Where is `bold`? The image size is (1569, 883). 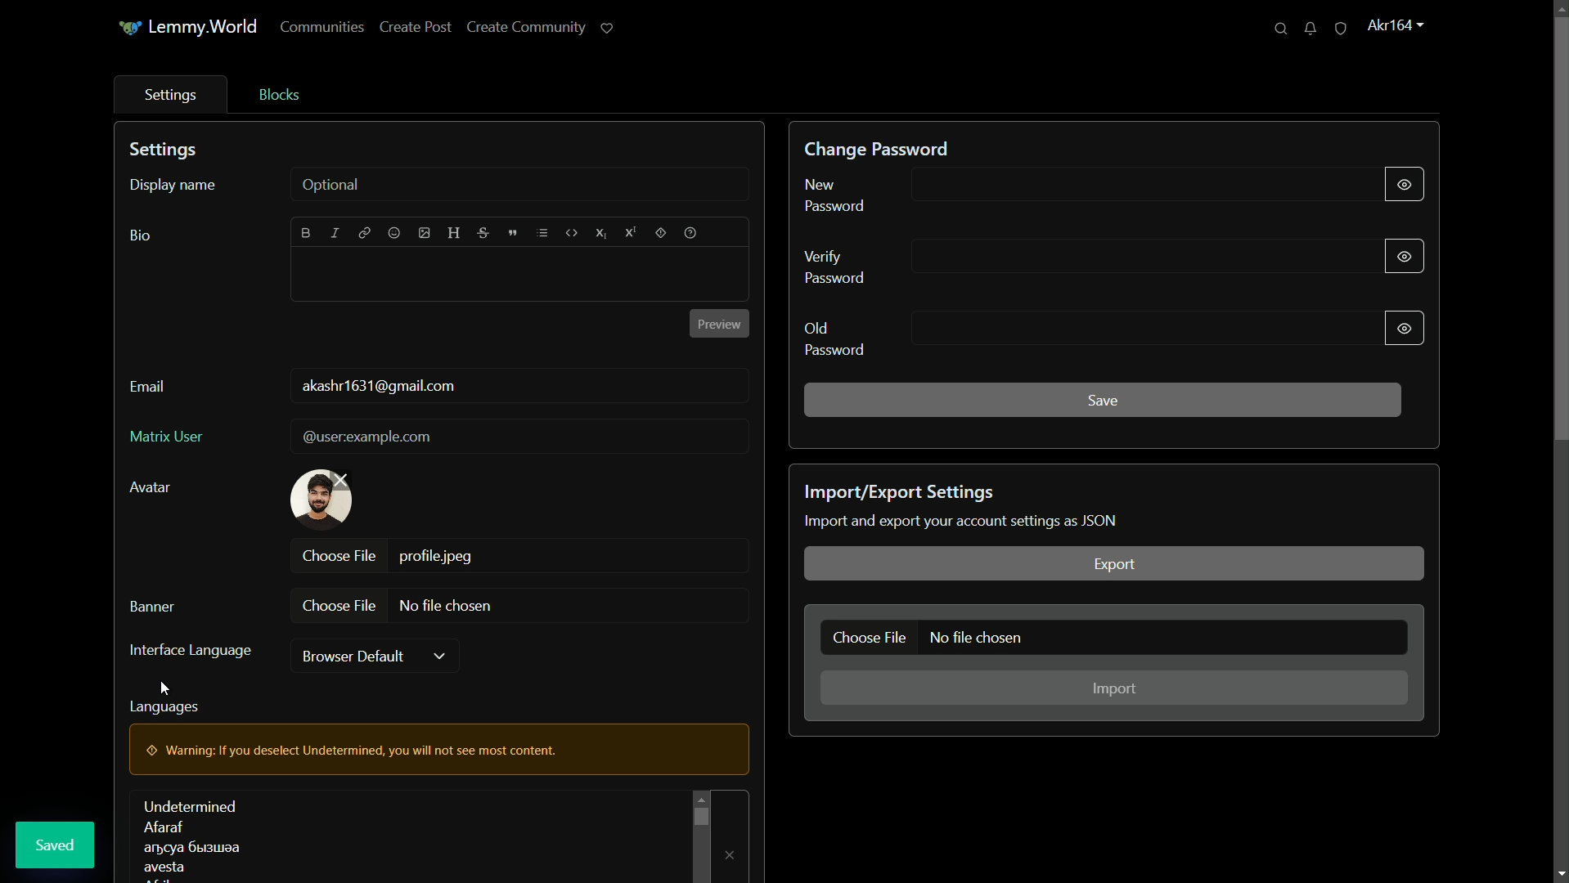
bold is located at coordinates (307, 232).